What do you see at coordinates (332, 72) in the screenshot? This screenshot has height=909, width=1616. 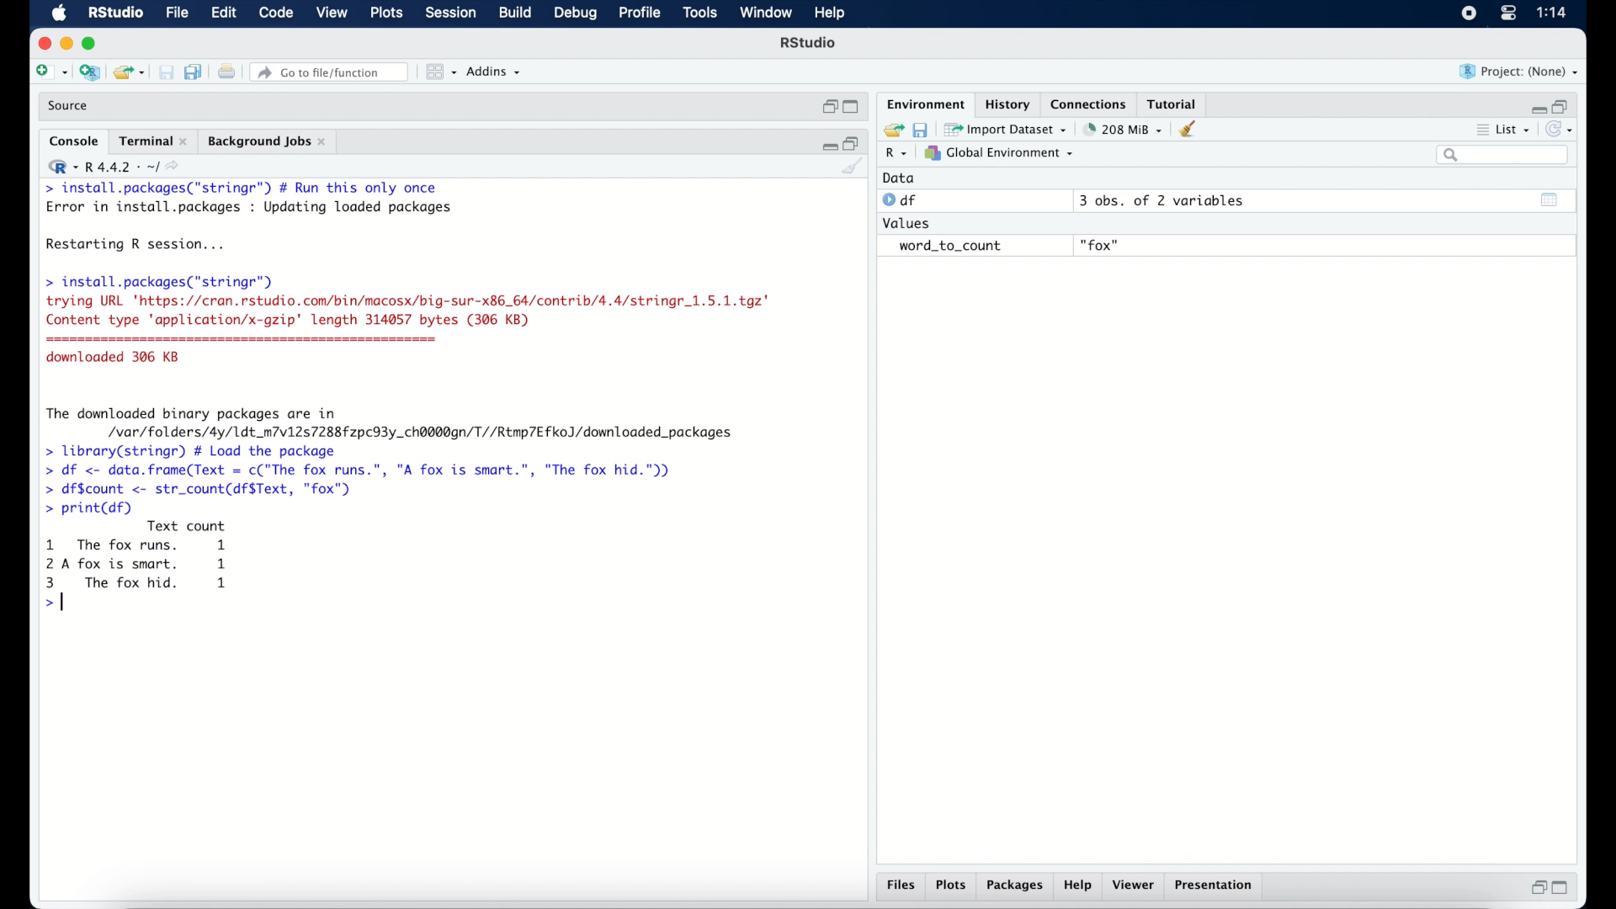 I see `go to file/function` at bounding box center [332, 72].